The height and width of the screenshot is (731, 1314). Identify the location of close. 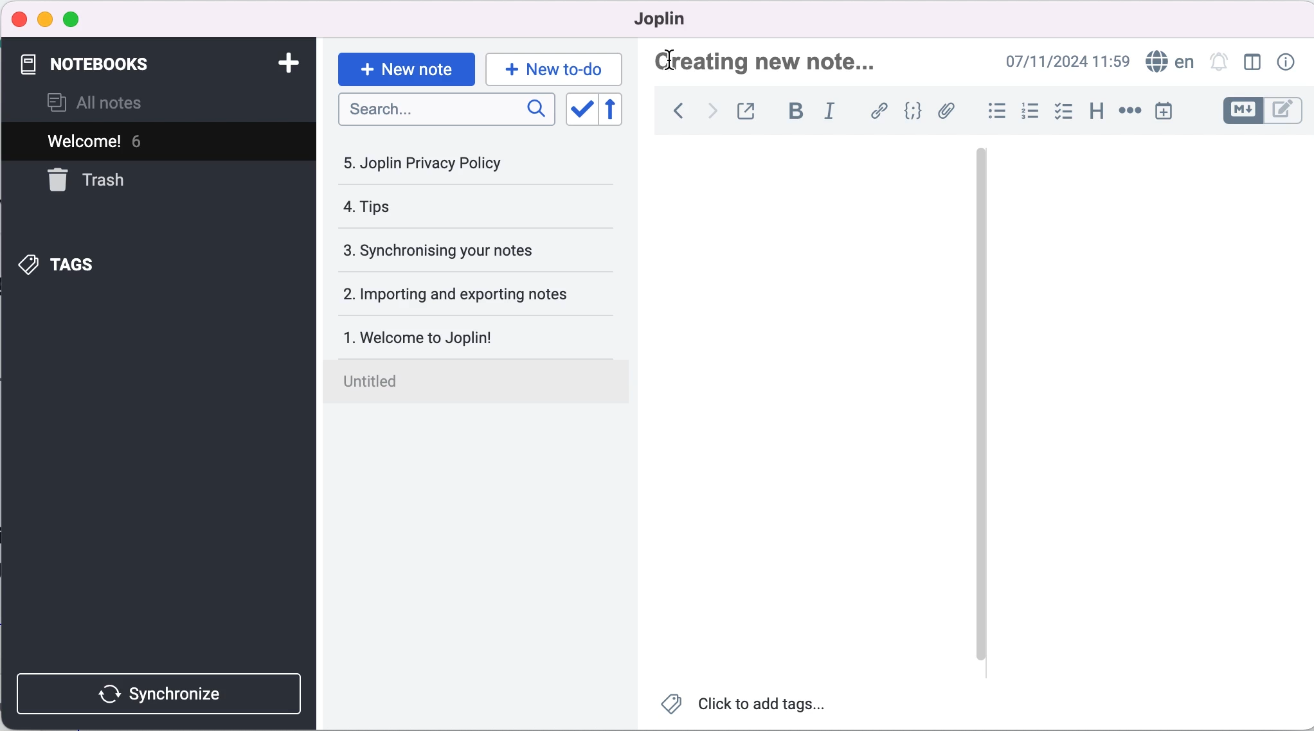
(20, 20).